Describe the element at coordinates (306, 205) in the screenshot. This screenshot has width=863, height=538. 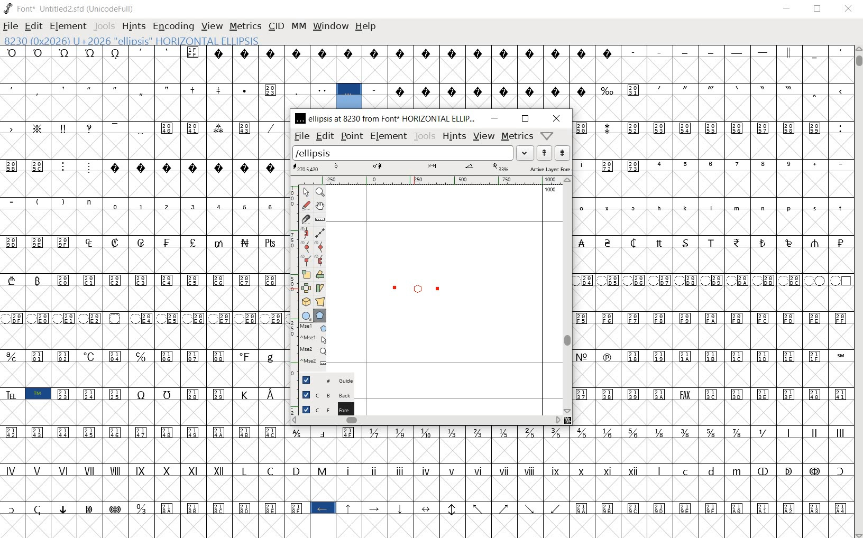
I see `draw a freehand curve` at that location.